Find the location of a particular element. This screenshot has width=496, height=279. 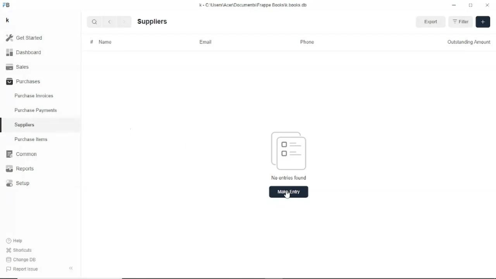

Name is located at coordinates (105, 42).